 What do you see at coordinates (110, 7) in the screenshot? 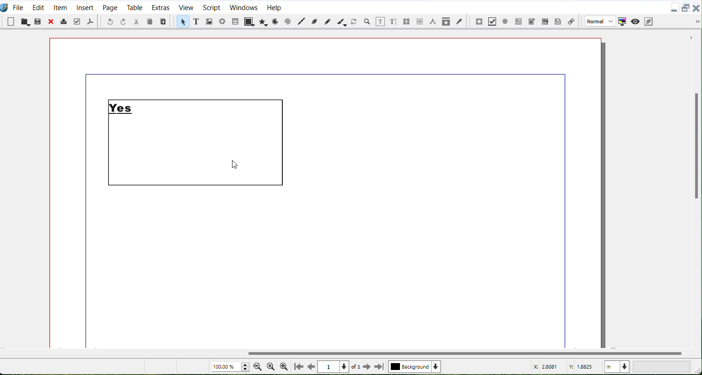
I see `Page` at bounding box center [110, 7].